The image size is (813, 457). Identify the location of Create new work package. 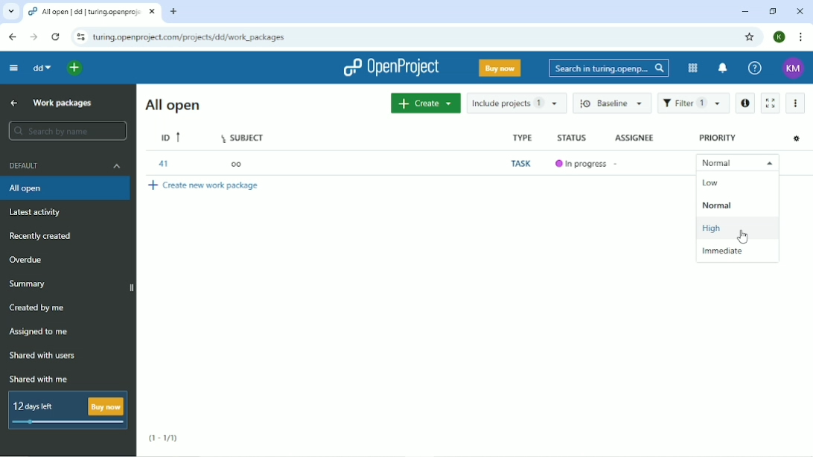
(207, 185).